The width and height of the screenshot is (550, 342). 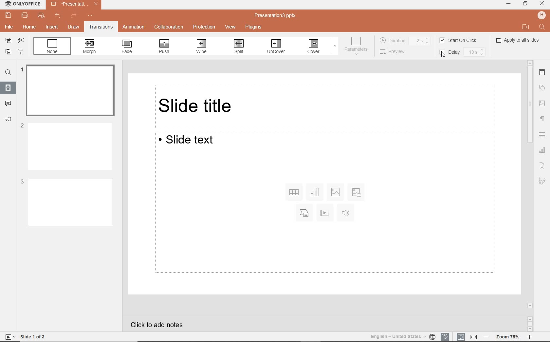 What do you see at coordinates (467, 336) in the screenshot?
I see `FIT TO SLIDE / FIT TO WIDTH` at bounding box center [467, 336].